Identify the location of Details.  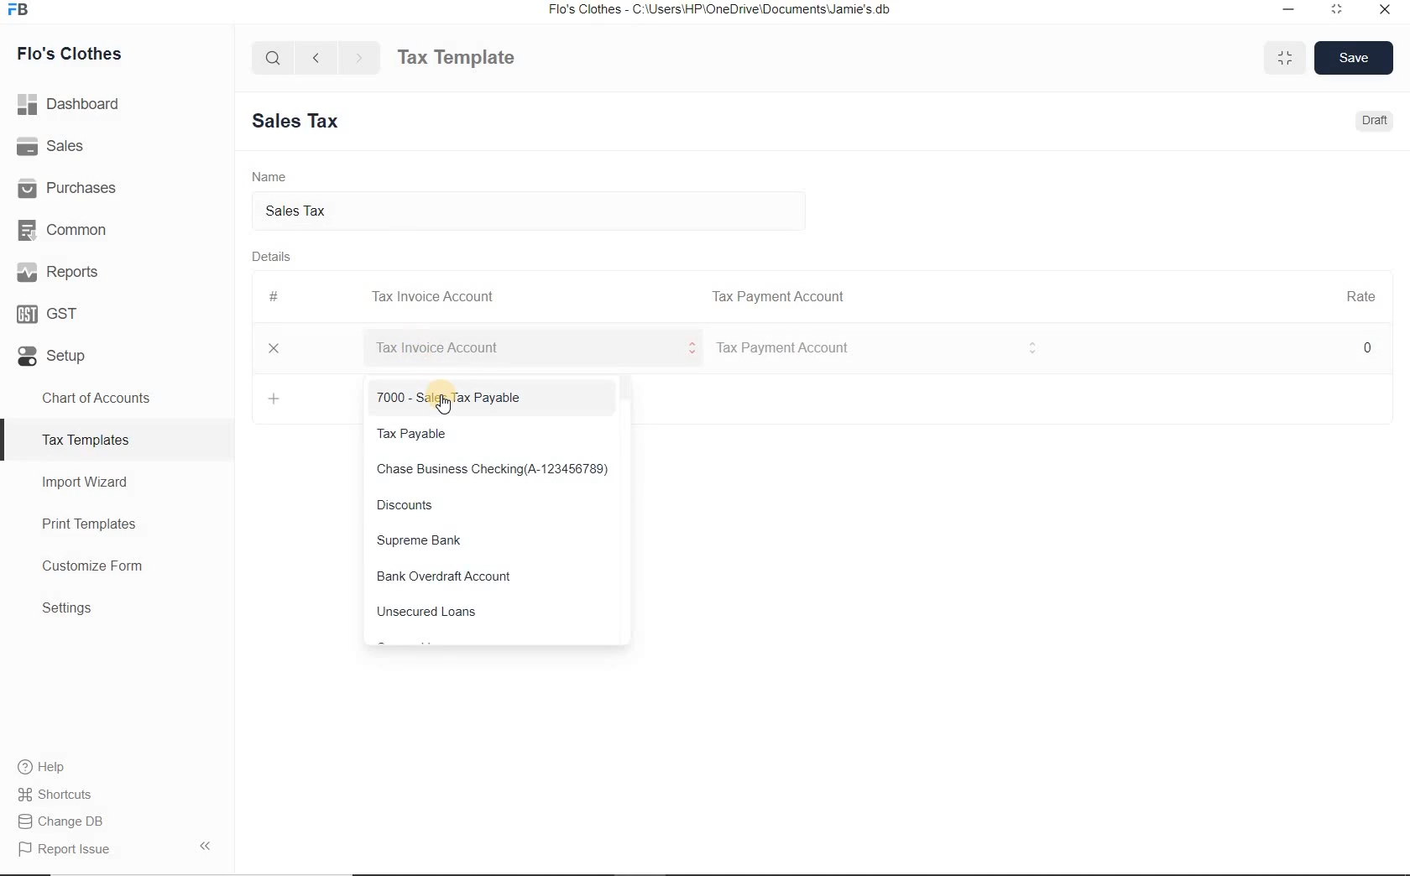
(270, 255).